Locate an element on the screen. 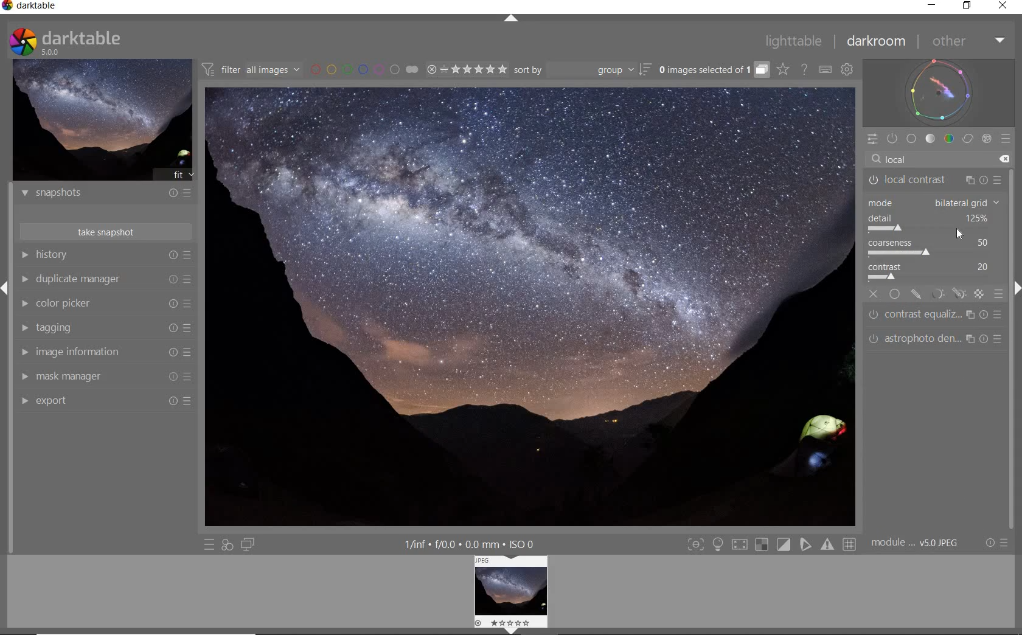  CORRECT is located at coordinates (967, 139).